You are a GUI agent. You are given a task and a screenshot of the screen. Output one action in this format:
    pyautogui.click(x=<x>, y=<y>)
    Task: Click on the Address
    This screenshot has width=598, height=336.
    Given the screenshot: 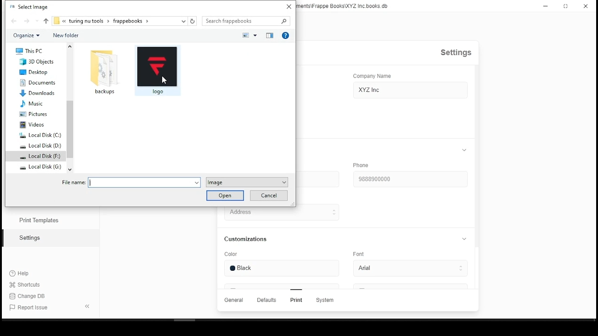 What is the action you would take?
    pyautogui.click(x=255, y=212)
    